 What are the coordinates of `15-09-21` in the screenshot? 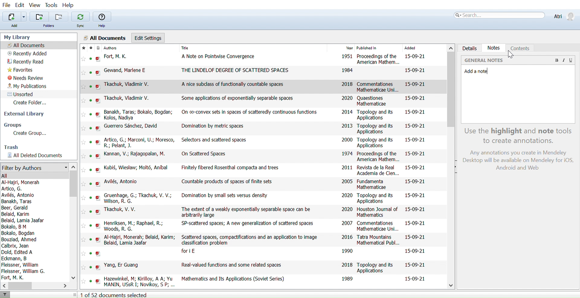 It's located at (415, 223).